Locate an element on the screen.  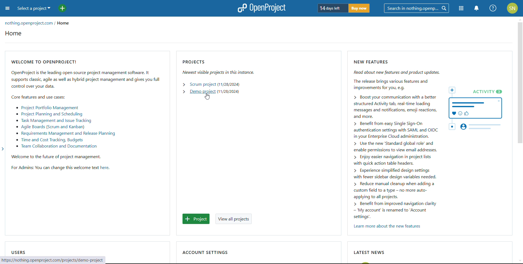
latest news is located at coordinates (369, 253).